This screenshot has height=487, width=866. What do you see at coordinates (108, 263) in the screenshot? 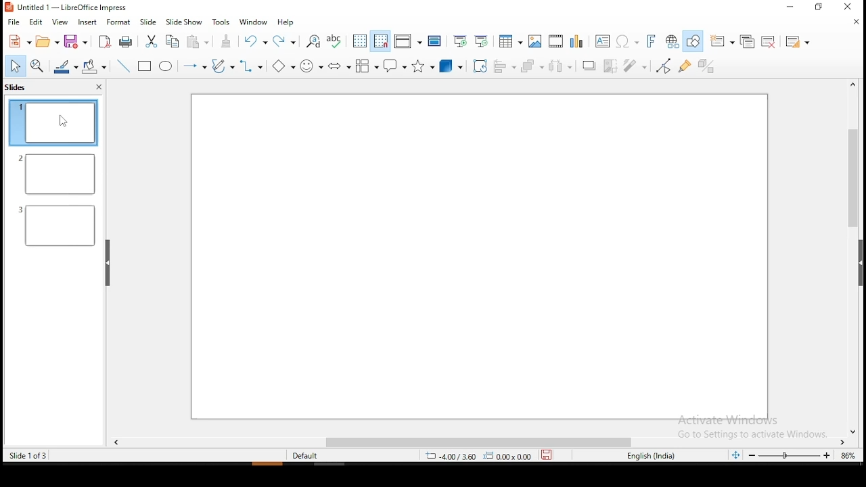
I see `drag handle` at bounding box center [108, 263].